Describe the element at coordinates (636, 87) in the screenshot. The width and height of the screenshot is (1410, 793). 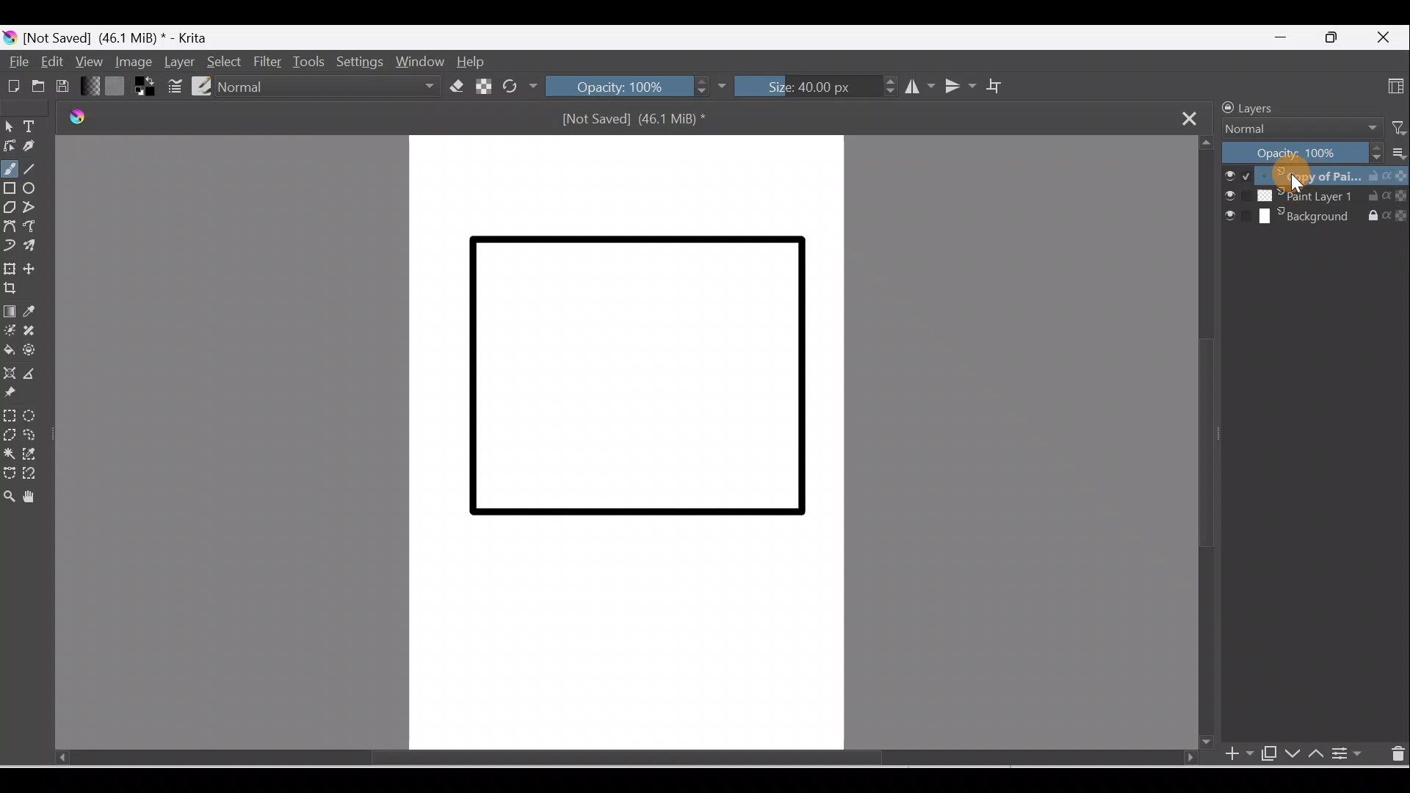
I see `Opacity: 100%` at that location.